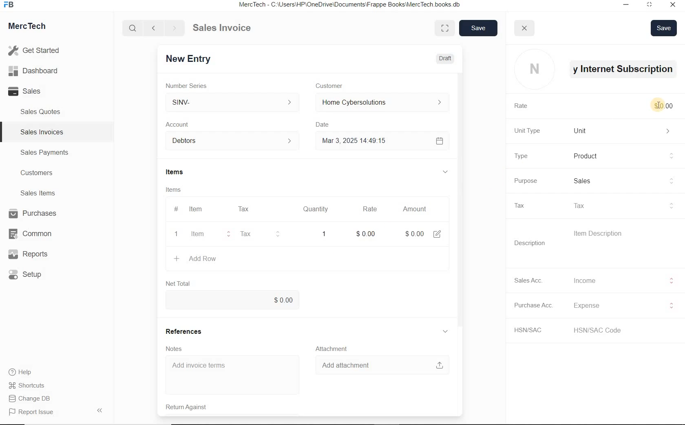 This screenshot has width=685, height=425. What do you see at coordinates (530, 280) in the screenshot?
I see `Sales Acc.` at bounding box center [530, 280].